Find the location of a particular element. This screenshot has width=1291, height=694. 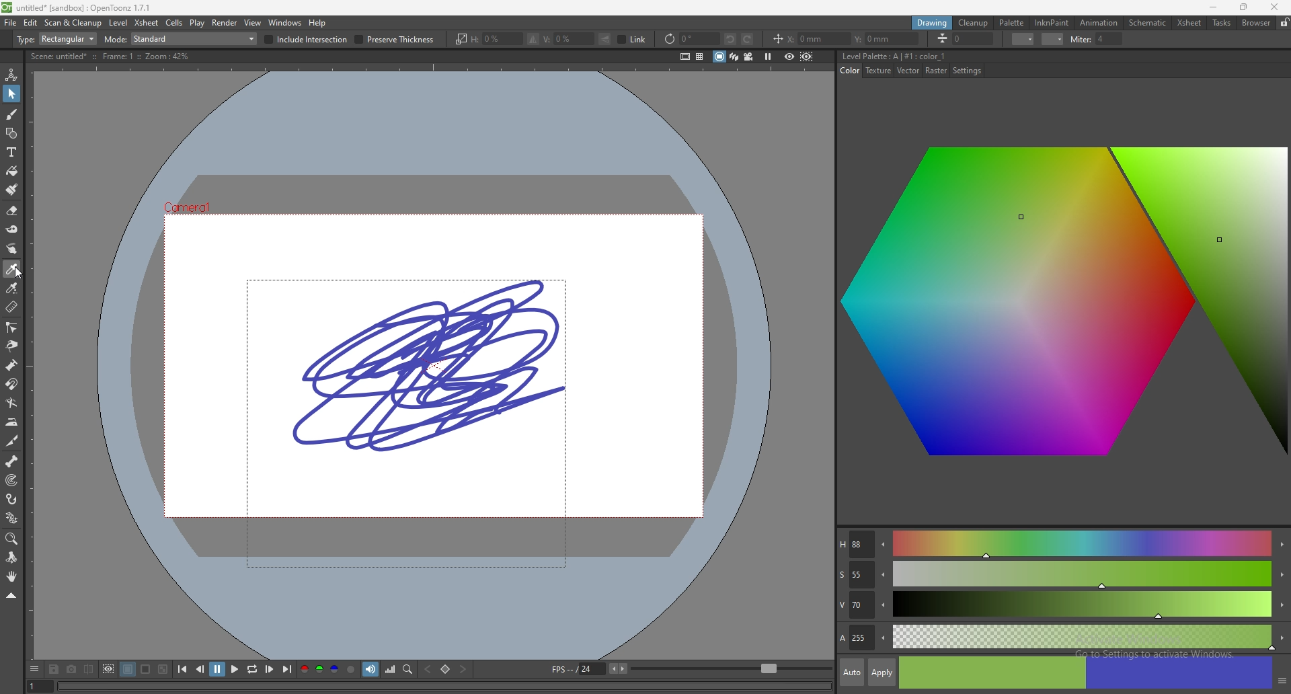

thickness is located at coordinates (966, 38).